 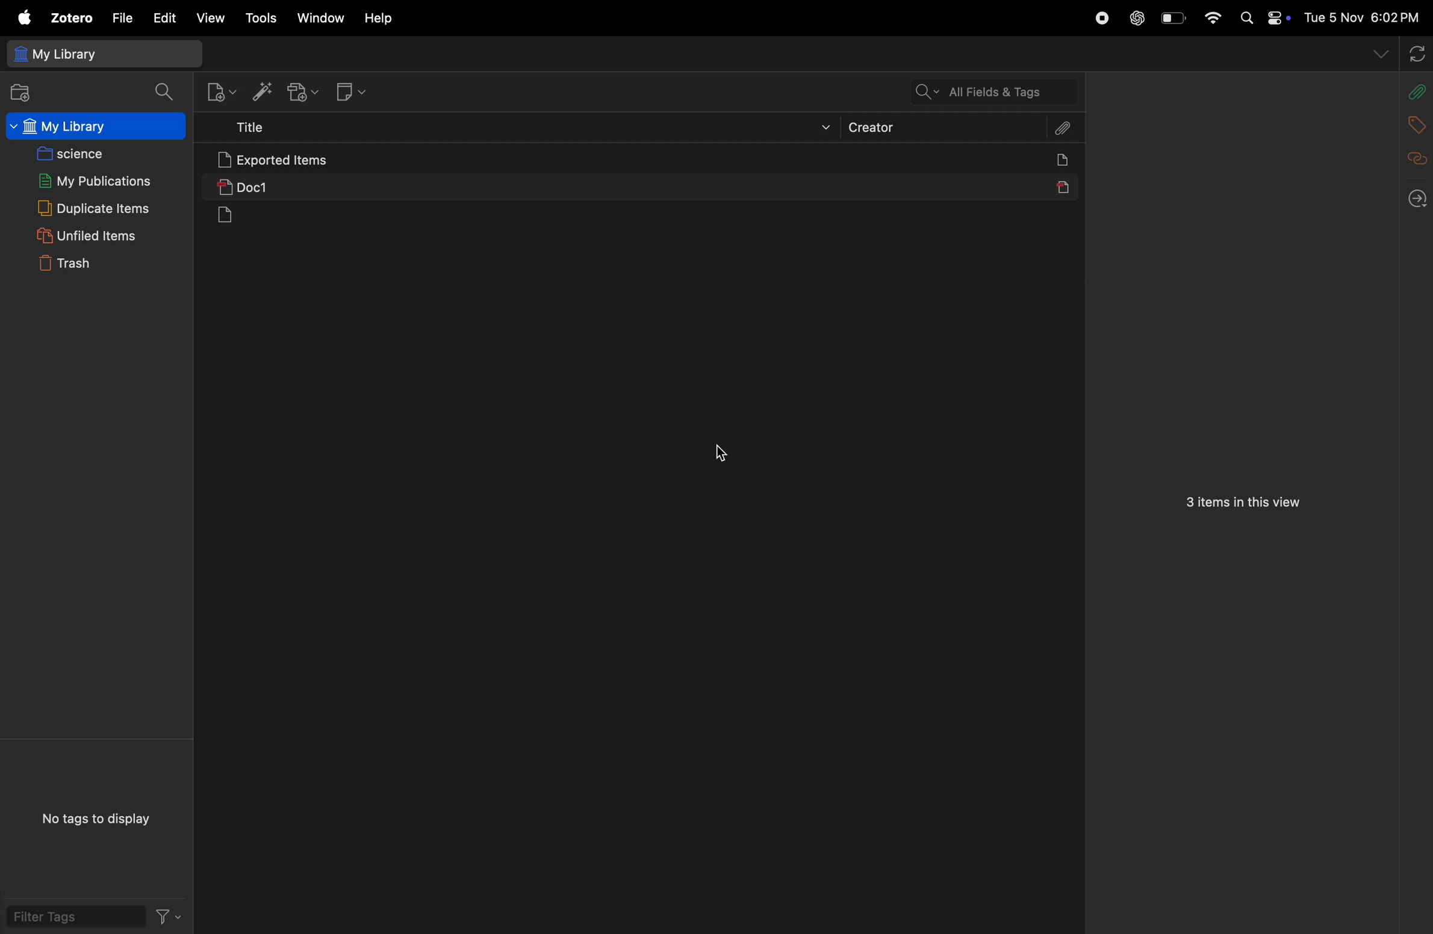 I want to click on my library, so click(x=98, y=55).